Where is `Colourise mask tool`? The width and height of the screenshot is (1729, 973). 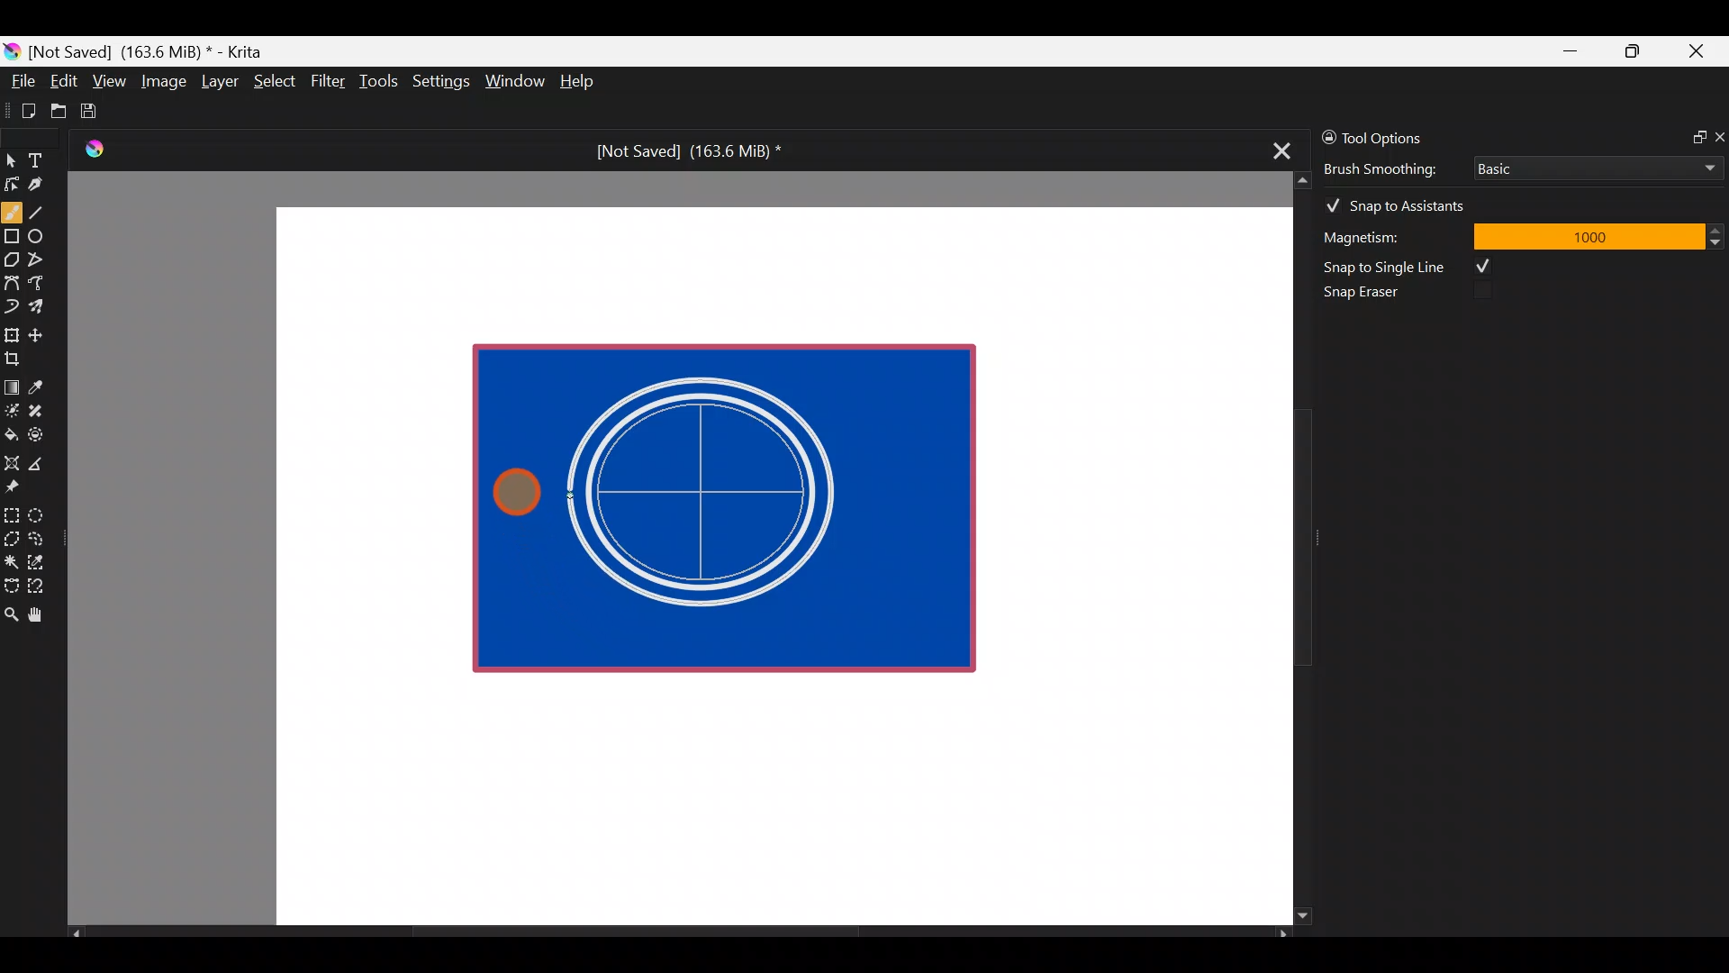
Colourise mask tool is located at coordinates (12, 408).